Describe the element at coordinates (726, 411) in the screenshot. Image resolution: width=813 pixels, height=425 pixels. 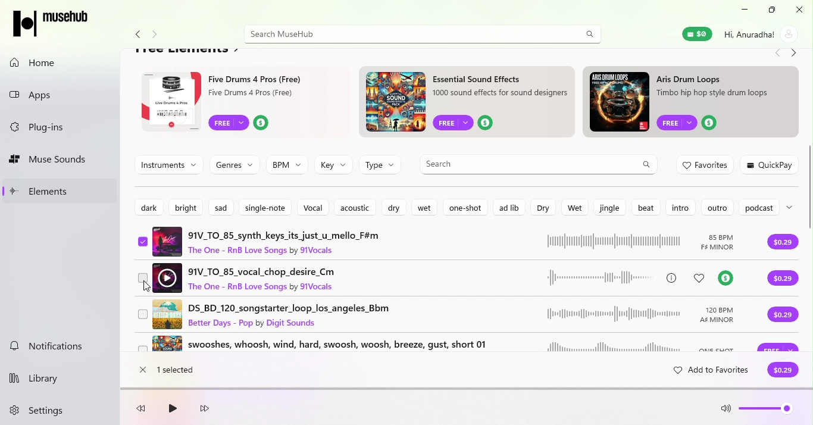
I see `Mute` at that location.